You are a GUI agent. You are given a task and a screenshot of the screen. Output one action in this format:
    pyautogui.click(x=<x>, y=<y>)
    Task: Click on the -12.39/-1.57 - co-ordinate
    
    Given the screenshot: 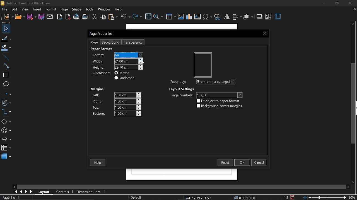 What is the action you would take?
    pyautogui.click(x=199, y=197)
    